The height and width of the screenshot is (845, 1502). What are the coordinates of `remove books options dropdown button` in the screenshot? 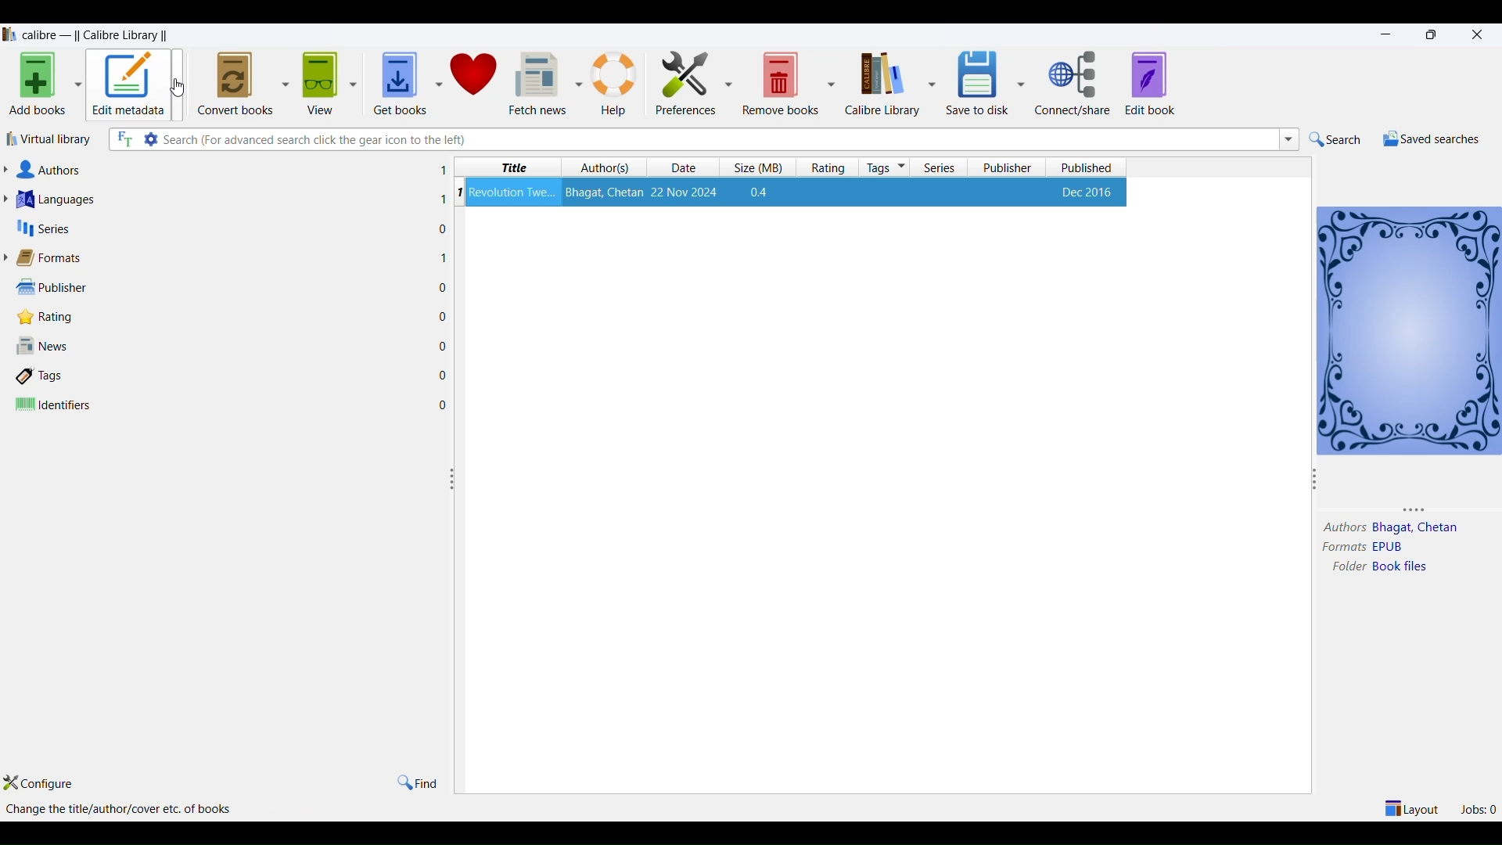 It's located at (832, 78).